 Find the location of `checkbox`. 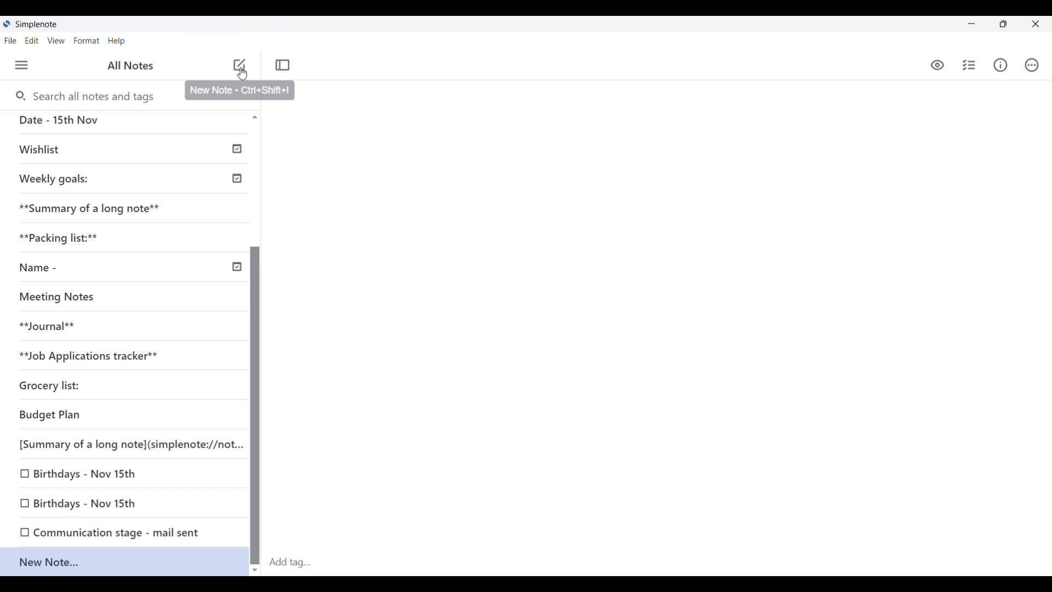

checkbox is located at coordinates (22, 474).